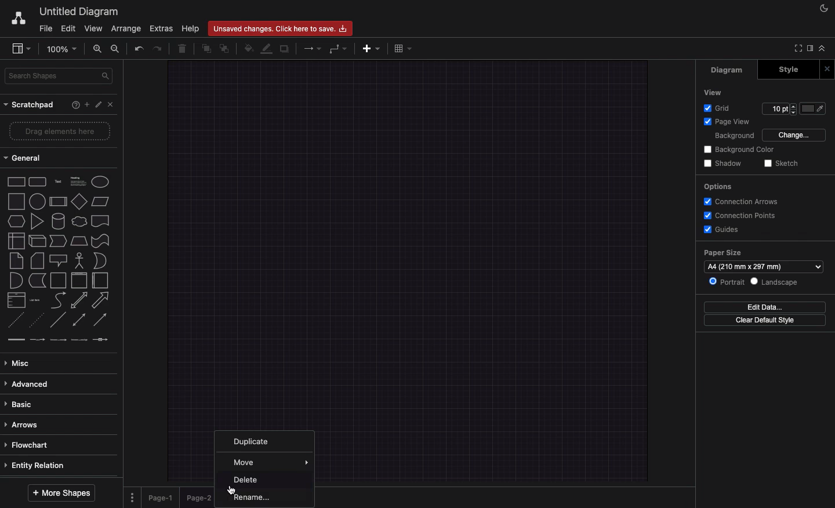  What do you see at coordinates (797, 48) in the screenshot?
I see `Fullscreen` at bounding box center [797, 48].